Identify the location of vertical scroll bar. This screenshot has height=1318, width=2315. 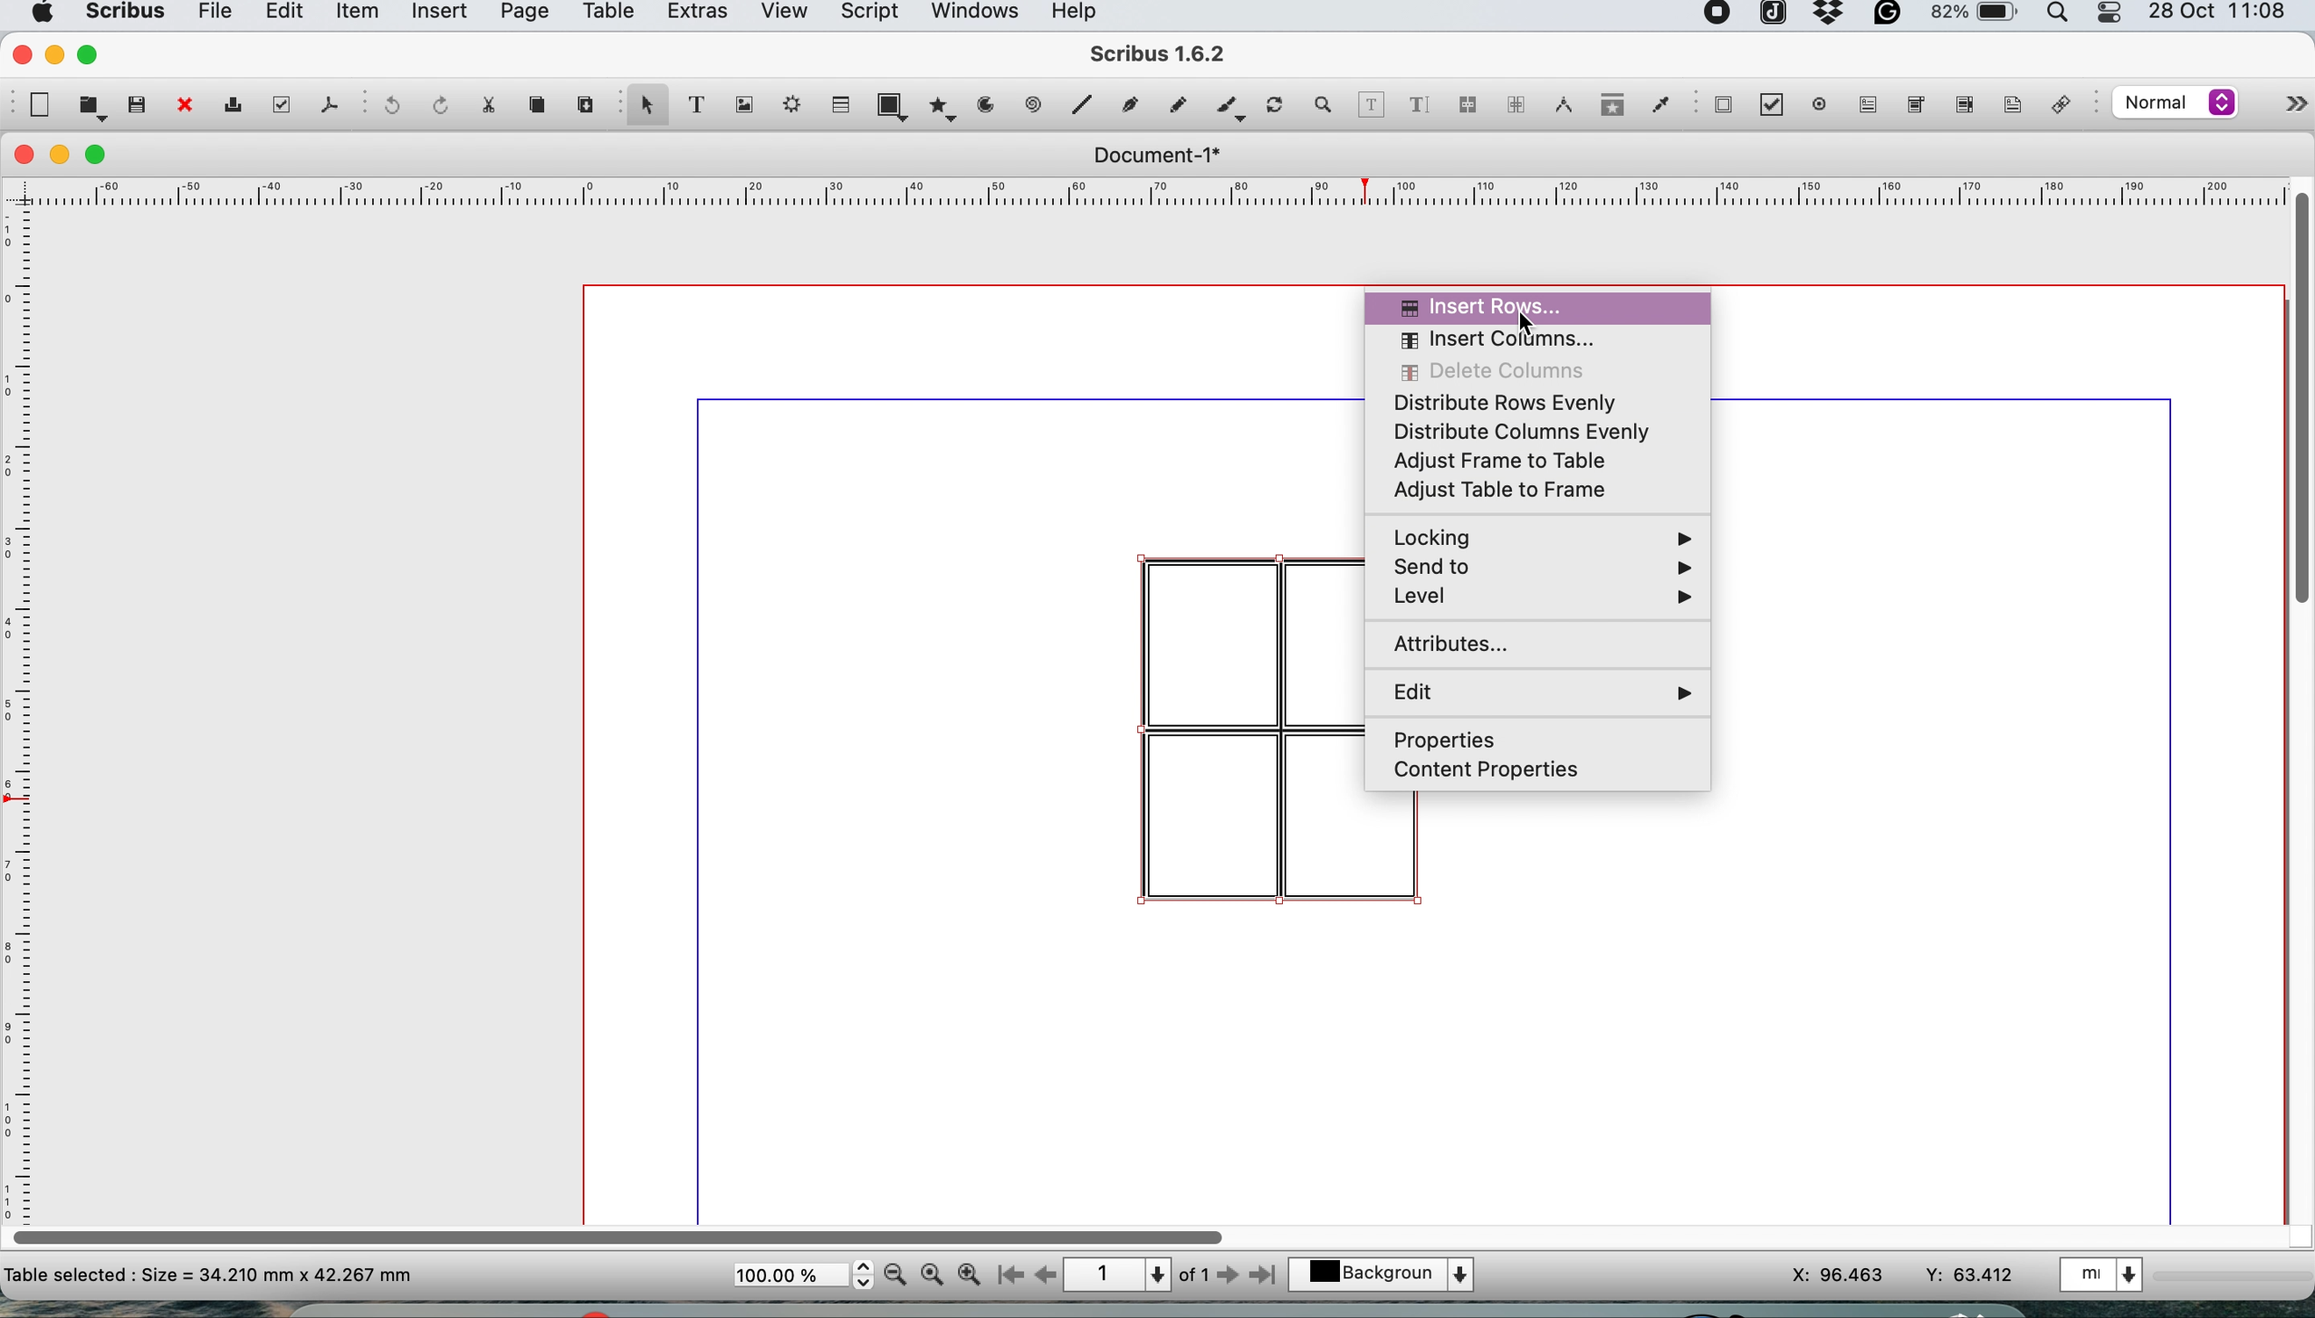
(2299, 394).